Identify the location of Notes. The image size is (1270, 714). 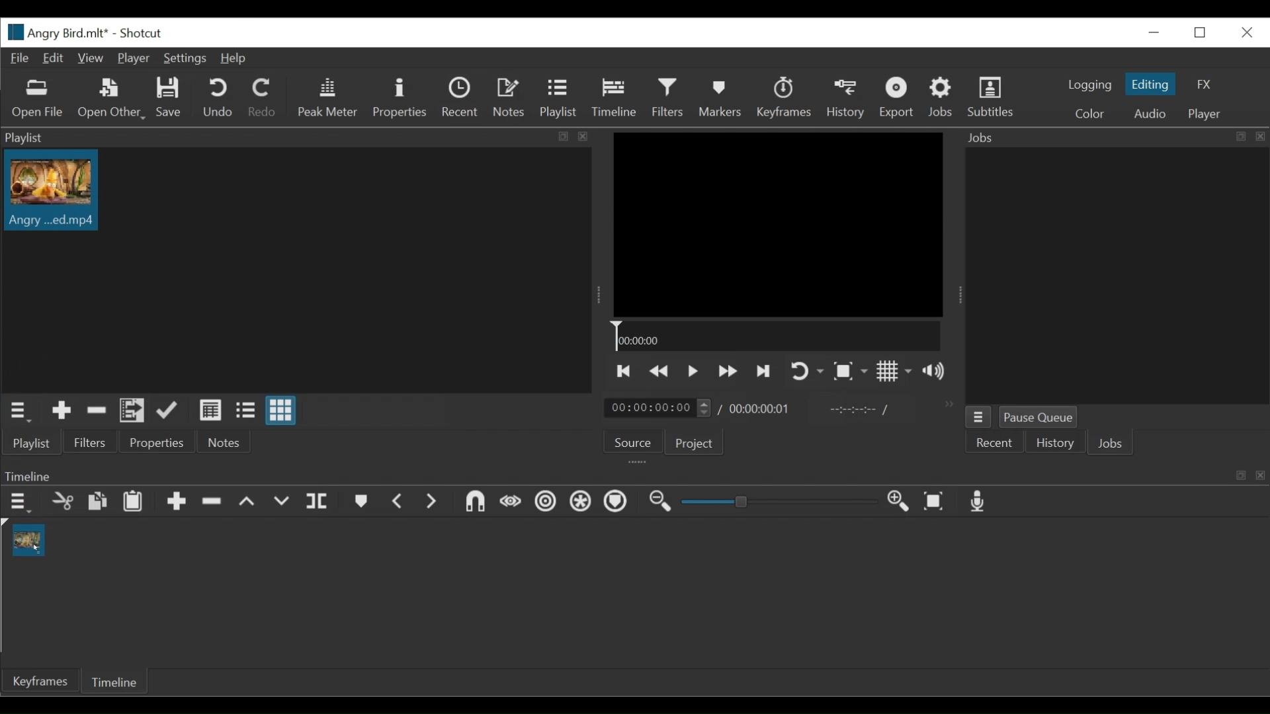
(509, 97).